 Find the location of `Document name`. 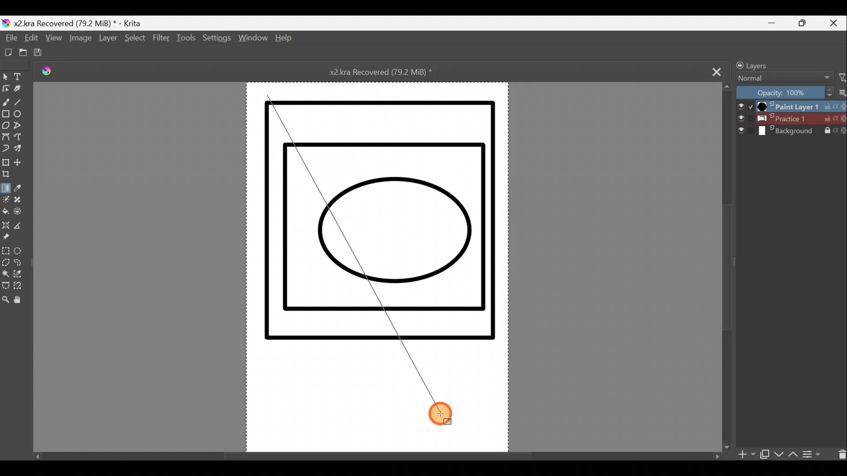

Document name is located at coordinates (390, 71).